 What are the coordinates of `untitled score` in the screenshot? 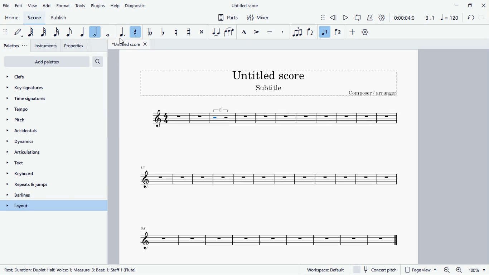 It's located at (130, 44).